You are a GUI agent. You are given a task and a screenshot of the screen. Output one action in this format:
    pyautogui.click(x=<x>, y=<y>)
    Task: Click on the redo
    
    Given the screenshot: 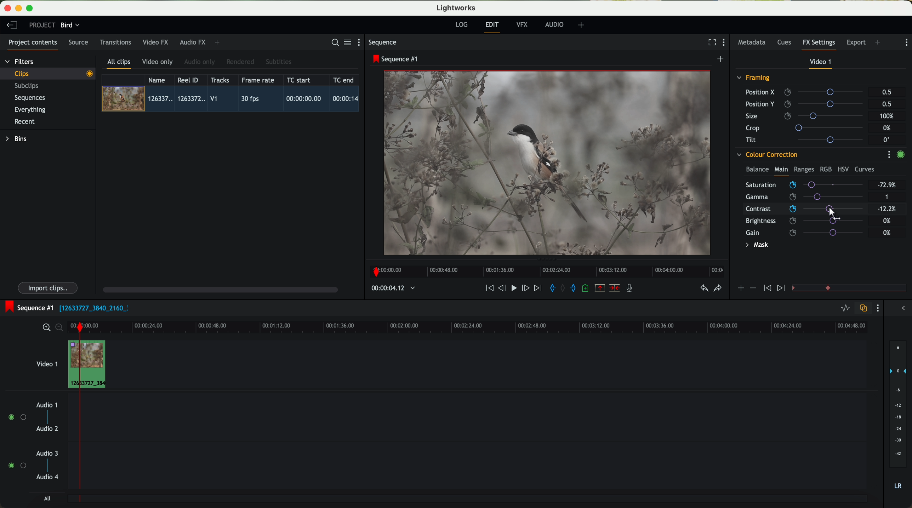 What is the action you would take?
    pyautogui.click(x=718, y=289)
    